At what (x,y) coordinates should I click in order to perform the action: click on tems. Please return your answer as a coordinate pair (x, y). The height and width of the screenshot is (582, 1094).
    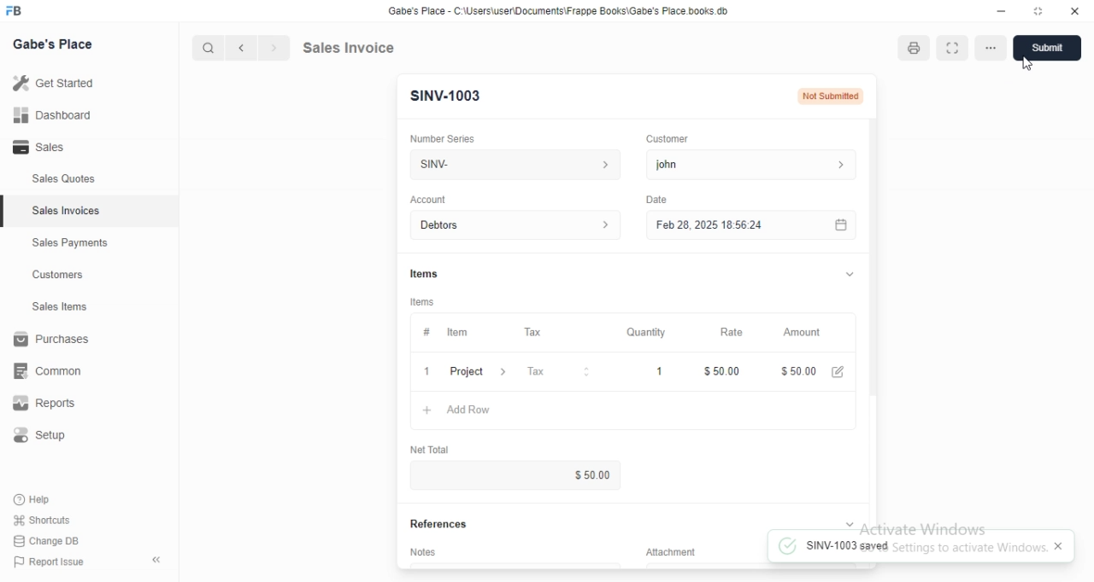
    Looking at the image, I should click on (425, 302).